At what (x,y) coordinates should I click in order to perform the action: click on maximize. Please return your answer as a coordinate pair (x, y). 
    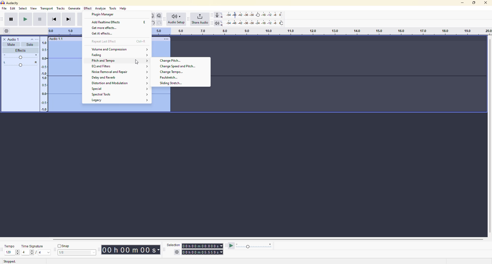
    Looking at the image, I should click on (474, 2).